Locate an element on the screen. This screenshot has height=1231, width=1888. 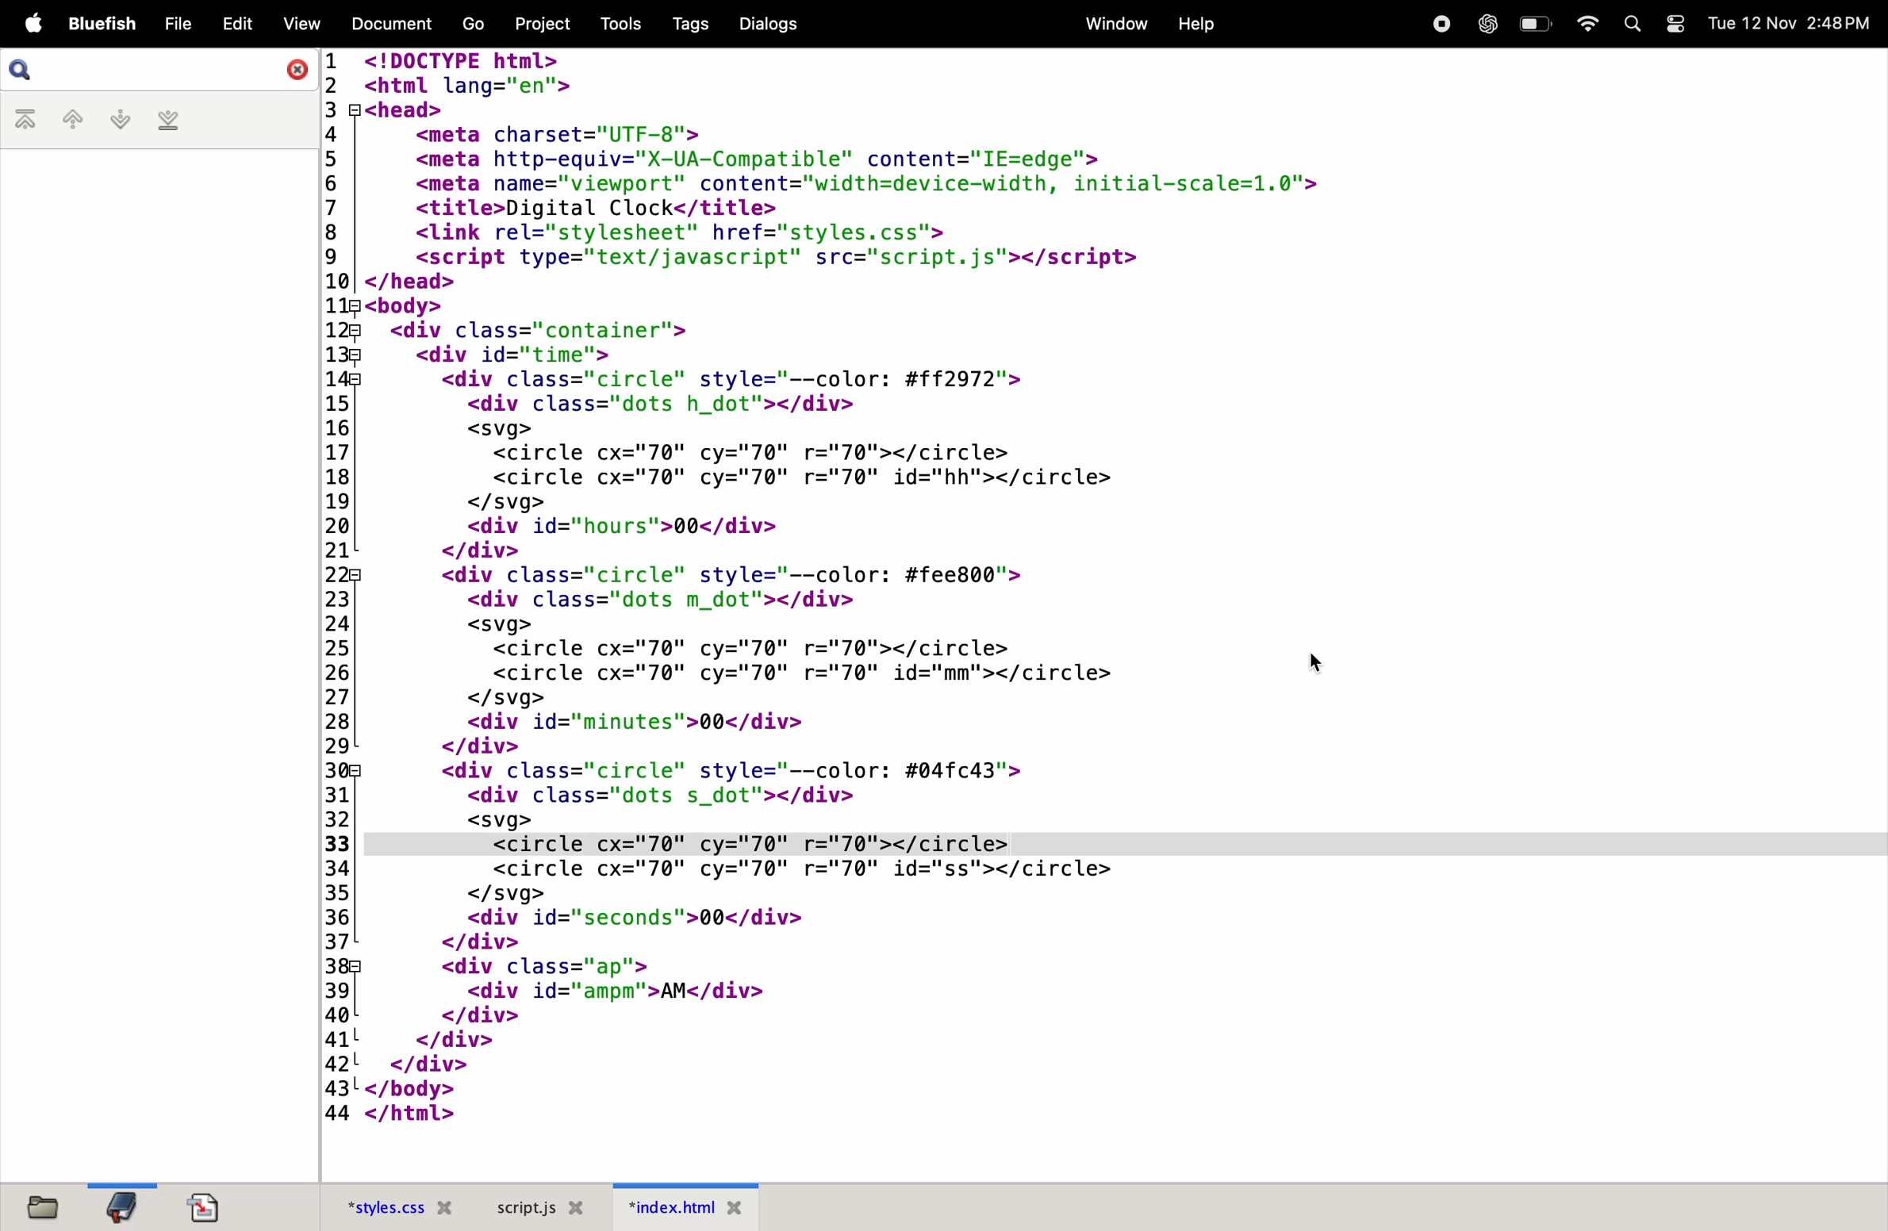
battery is located at coordinates (1531, 23).